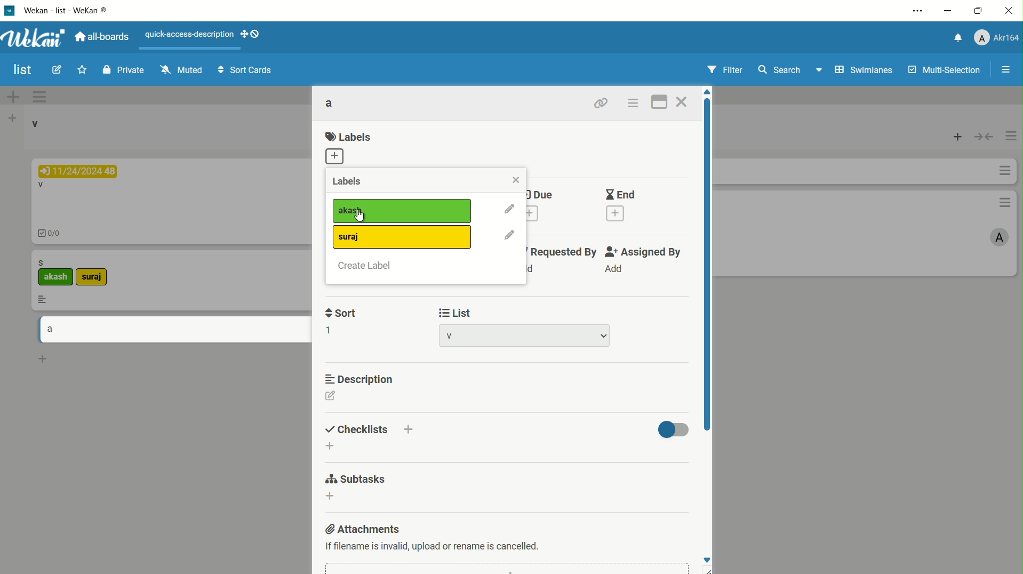 This screenshot has width=1023, height=574. I want to click on quick-access-description, so click(190, 35).